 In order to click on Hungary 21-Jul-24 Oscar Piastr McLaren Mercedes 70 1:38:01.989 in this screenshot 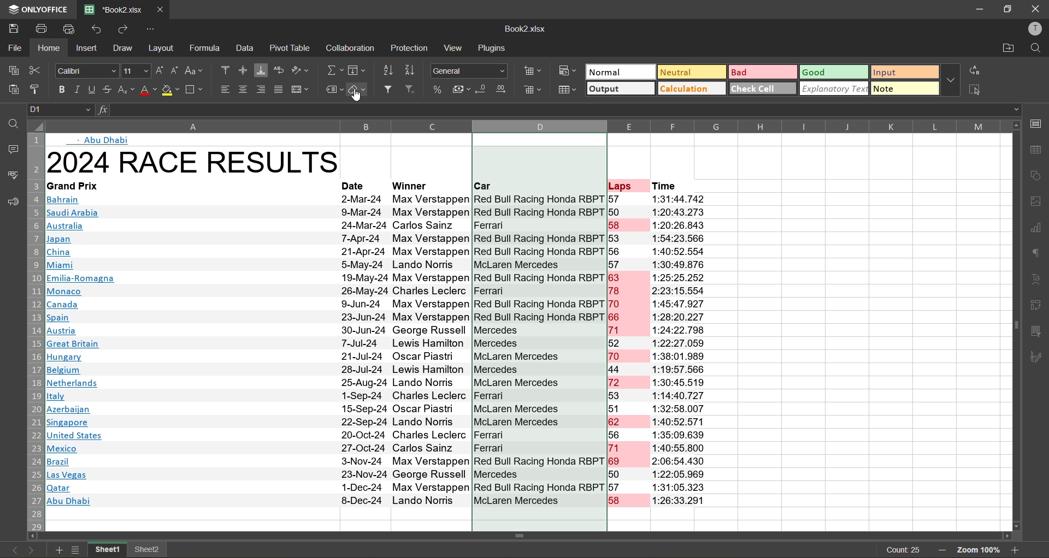, I will do `click(379, 357)`.